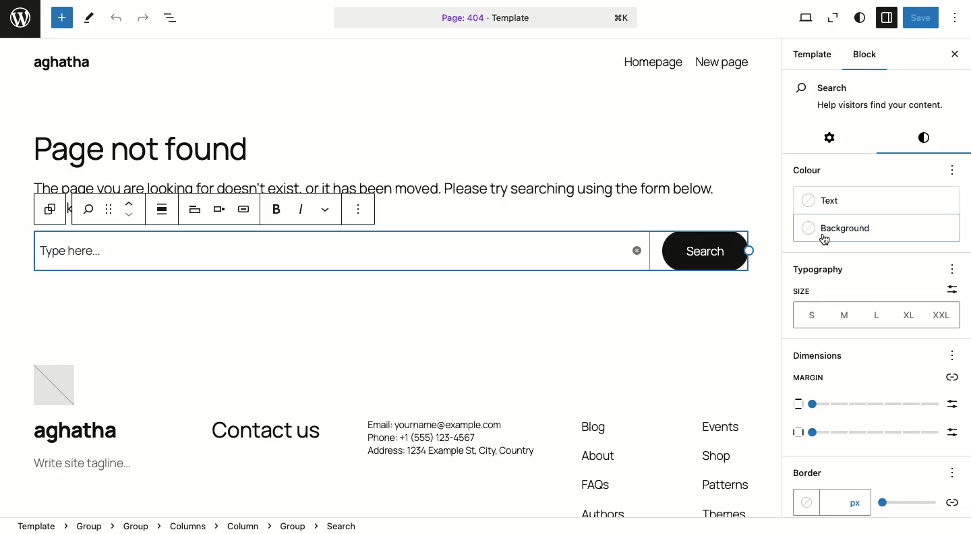 Image resolution: width=971 pixels, height=534 pixels. Describe the element at coordinates (722, 427) in the screenshot. I see `Events` at that location.